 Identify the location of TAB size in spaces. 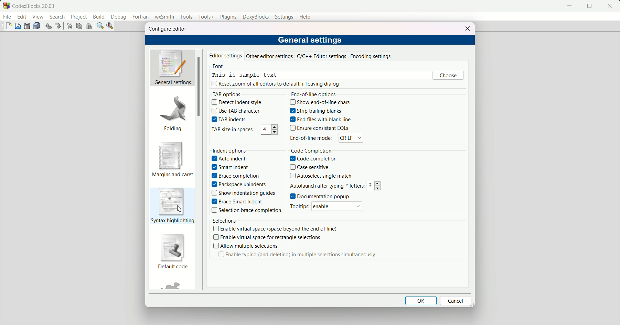
(232, 130).